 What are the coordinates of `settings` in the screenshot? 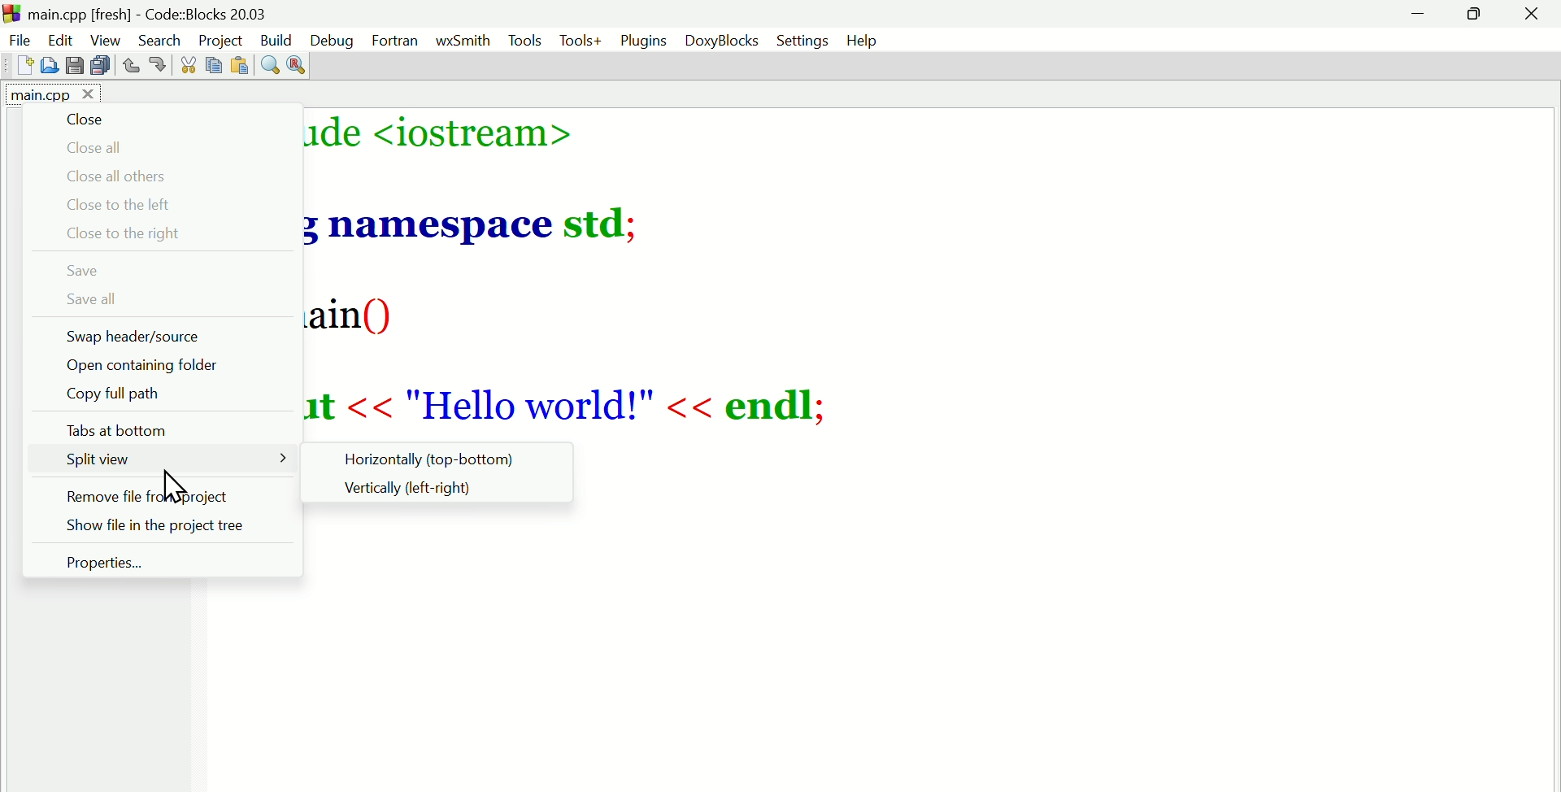 It's located at (804, 41).